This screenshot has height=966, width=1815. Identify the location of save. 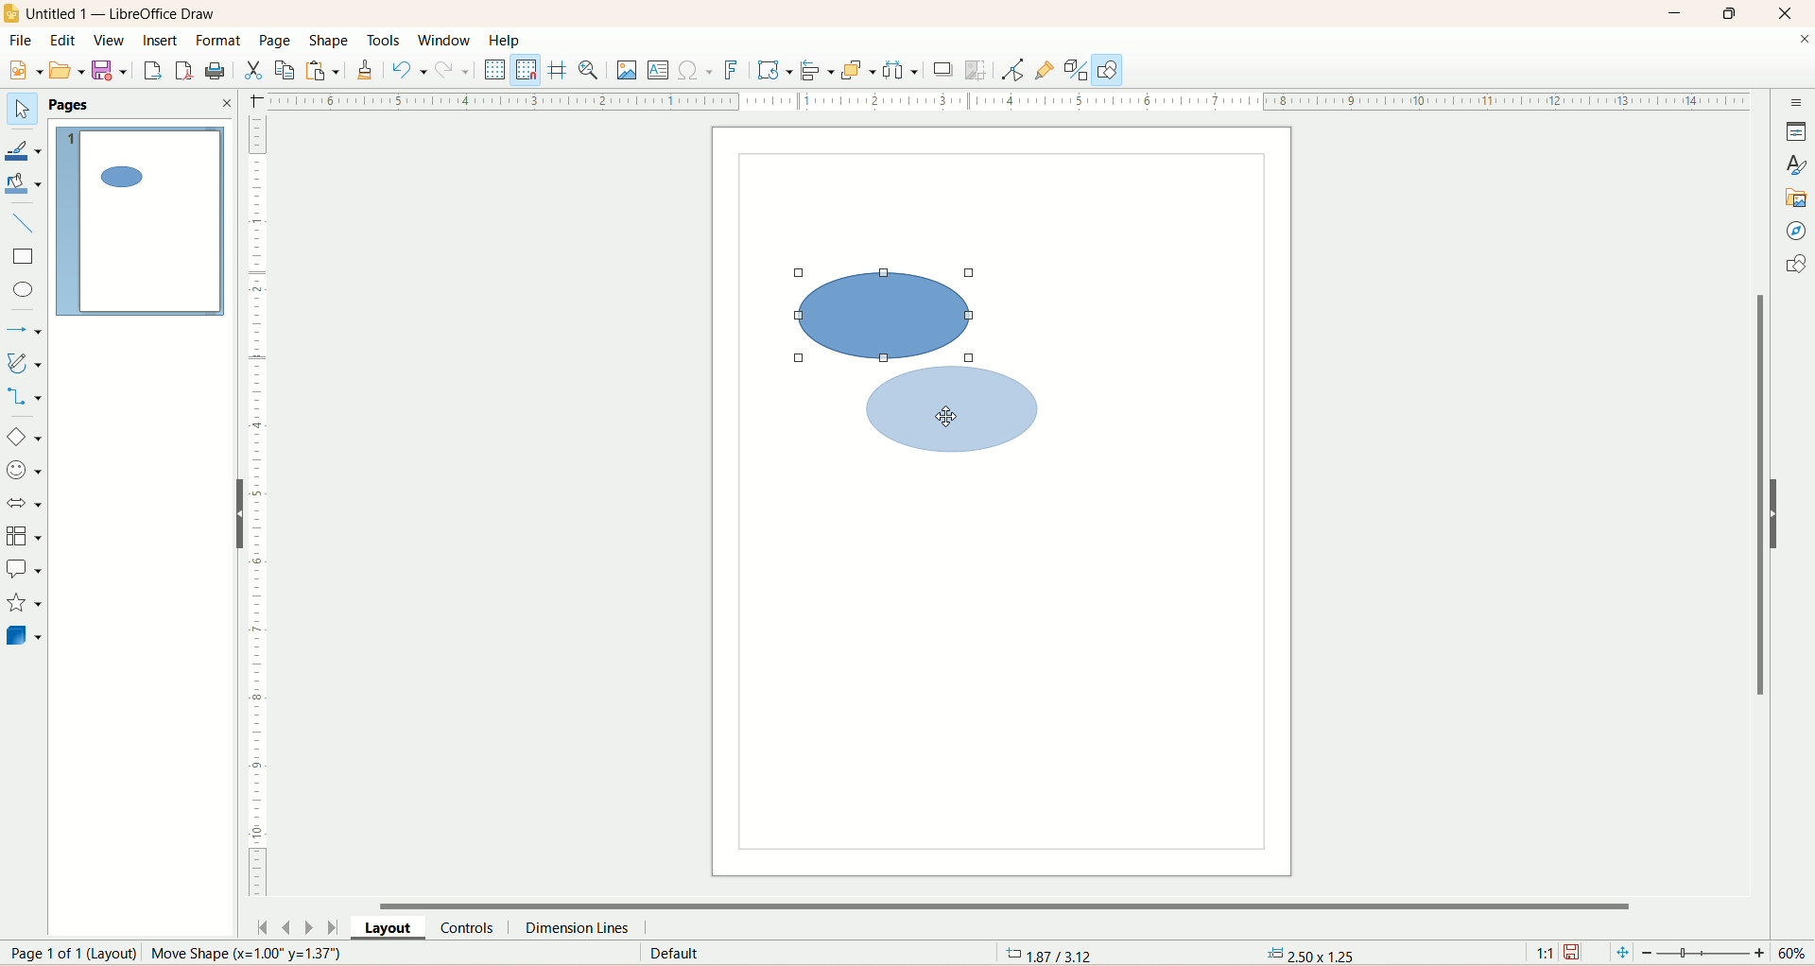
(109, 72).